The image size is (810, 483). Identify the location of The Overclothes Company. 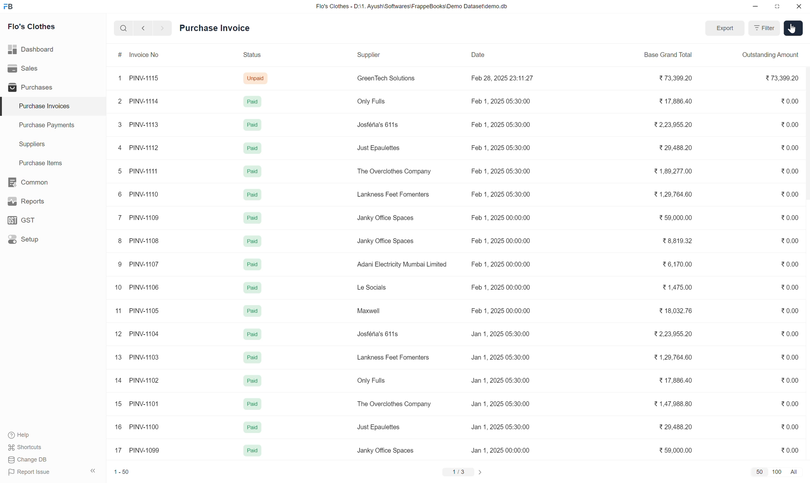
(394, 171).